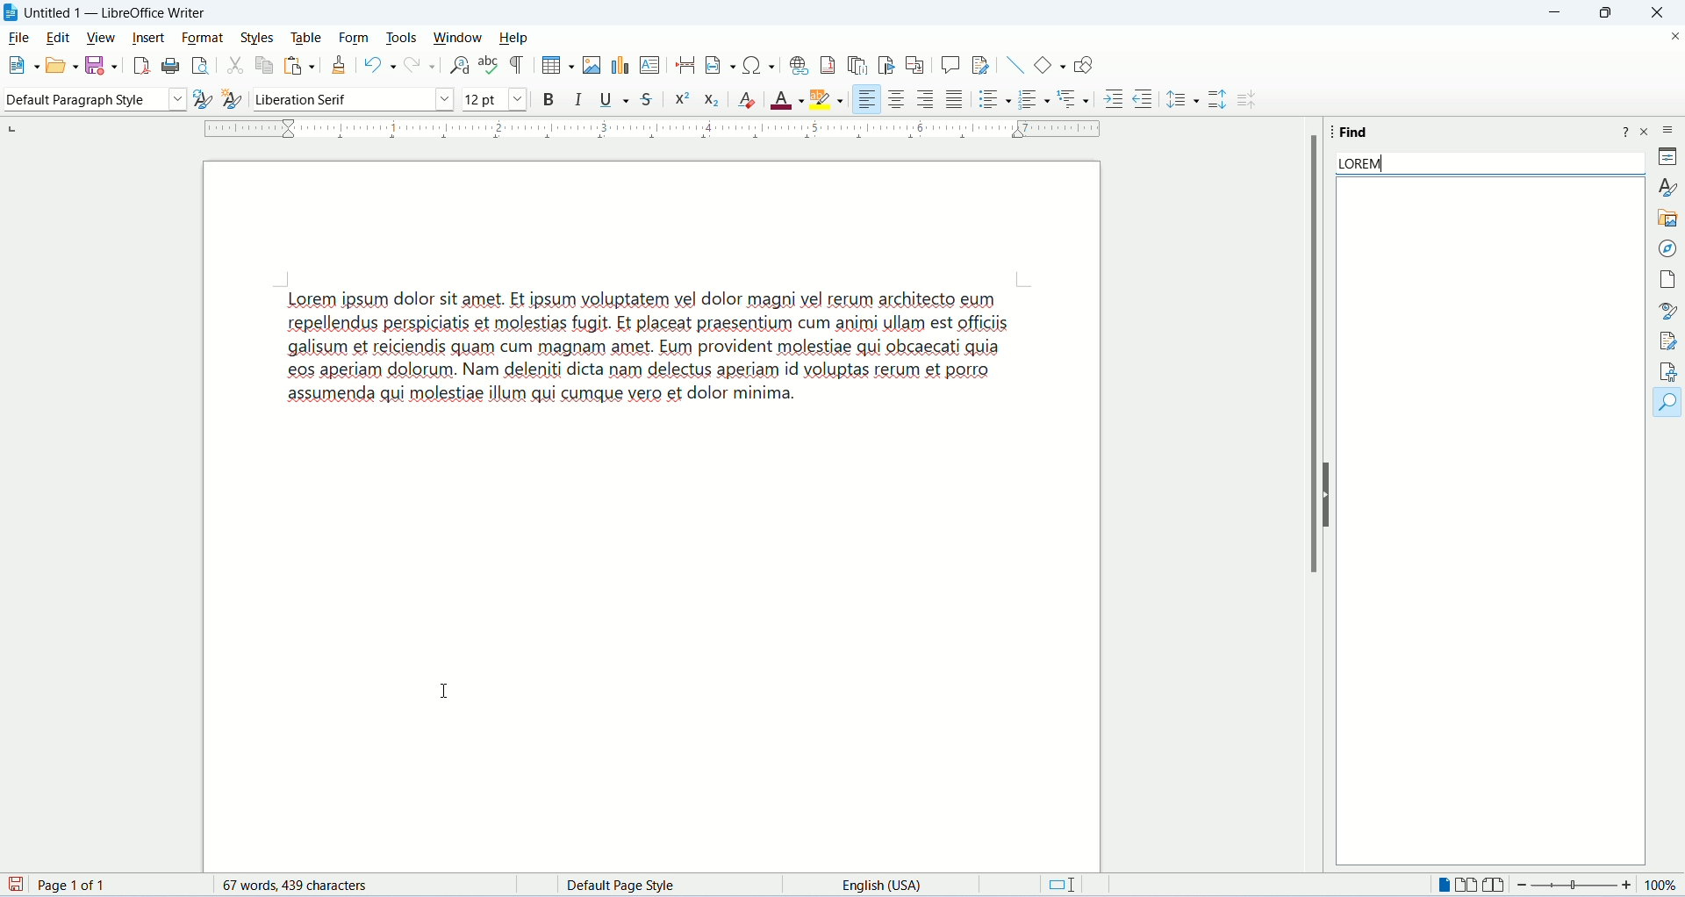 This screenshot has height=897, width=1685. What do you see at coordinates (650, 65) in the screenshot?
I see `insert text box` at bounding box center [650, 65].